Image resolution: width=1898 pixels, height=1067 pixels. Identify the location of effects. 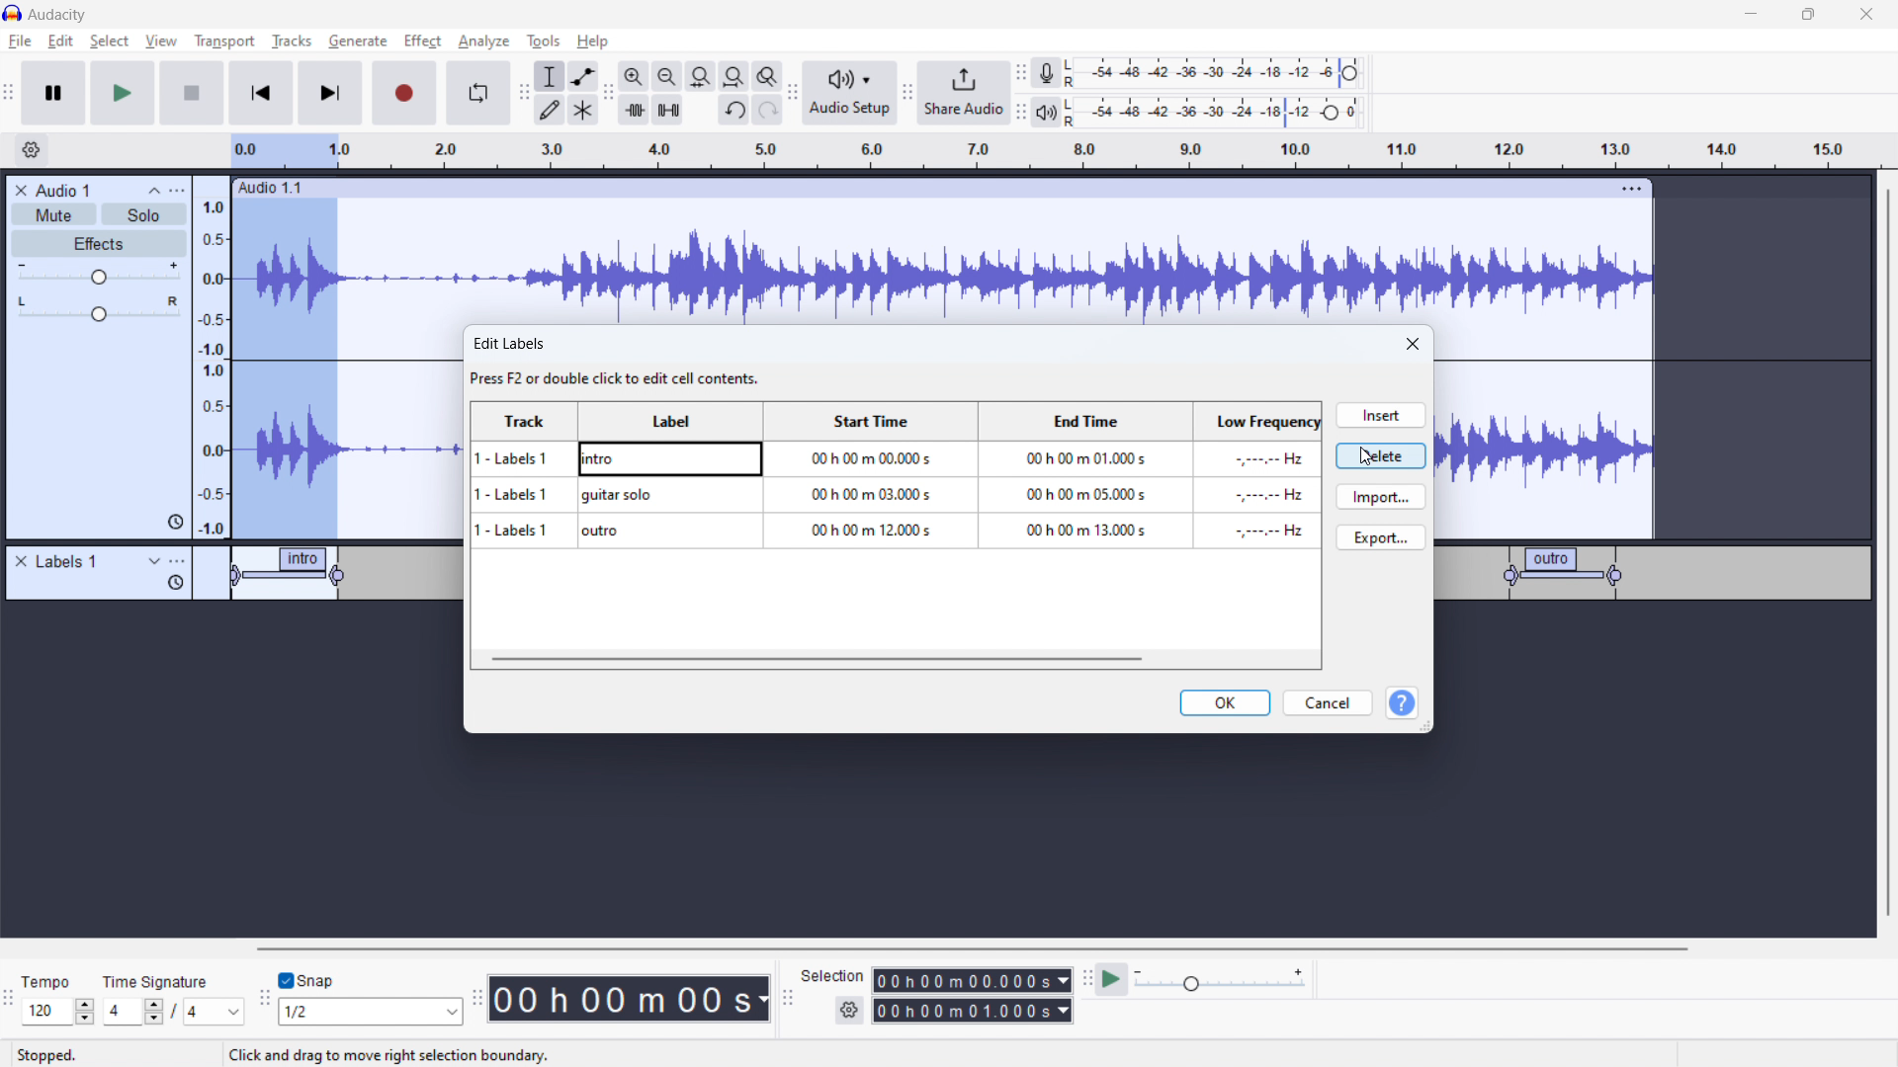
(100, 244).